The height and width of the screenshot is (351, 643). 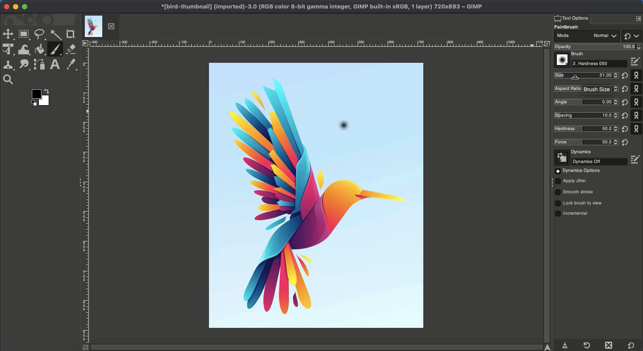 What do you see at coordinates (8, 49) in the screenshot?
I see `Unified transformation` at bounding box center [8, 49].